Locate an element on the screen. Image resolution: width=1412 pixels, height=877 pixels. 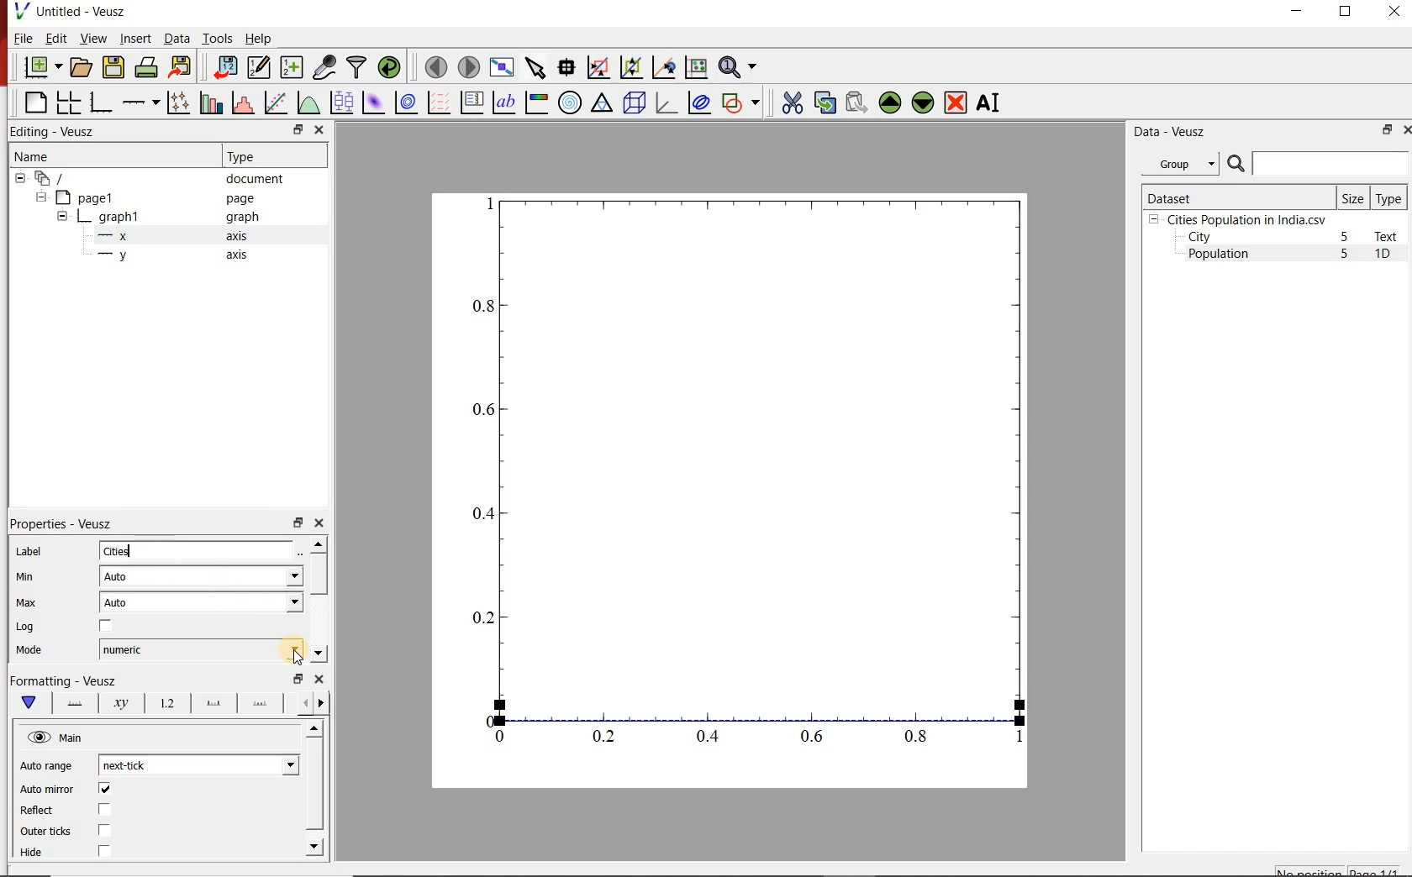
plot points with lines and errorbars is located at coordinates (176, 102).